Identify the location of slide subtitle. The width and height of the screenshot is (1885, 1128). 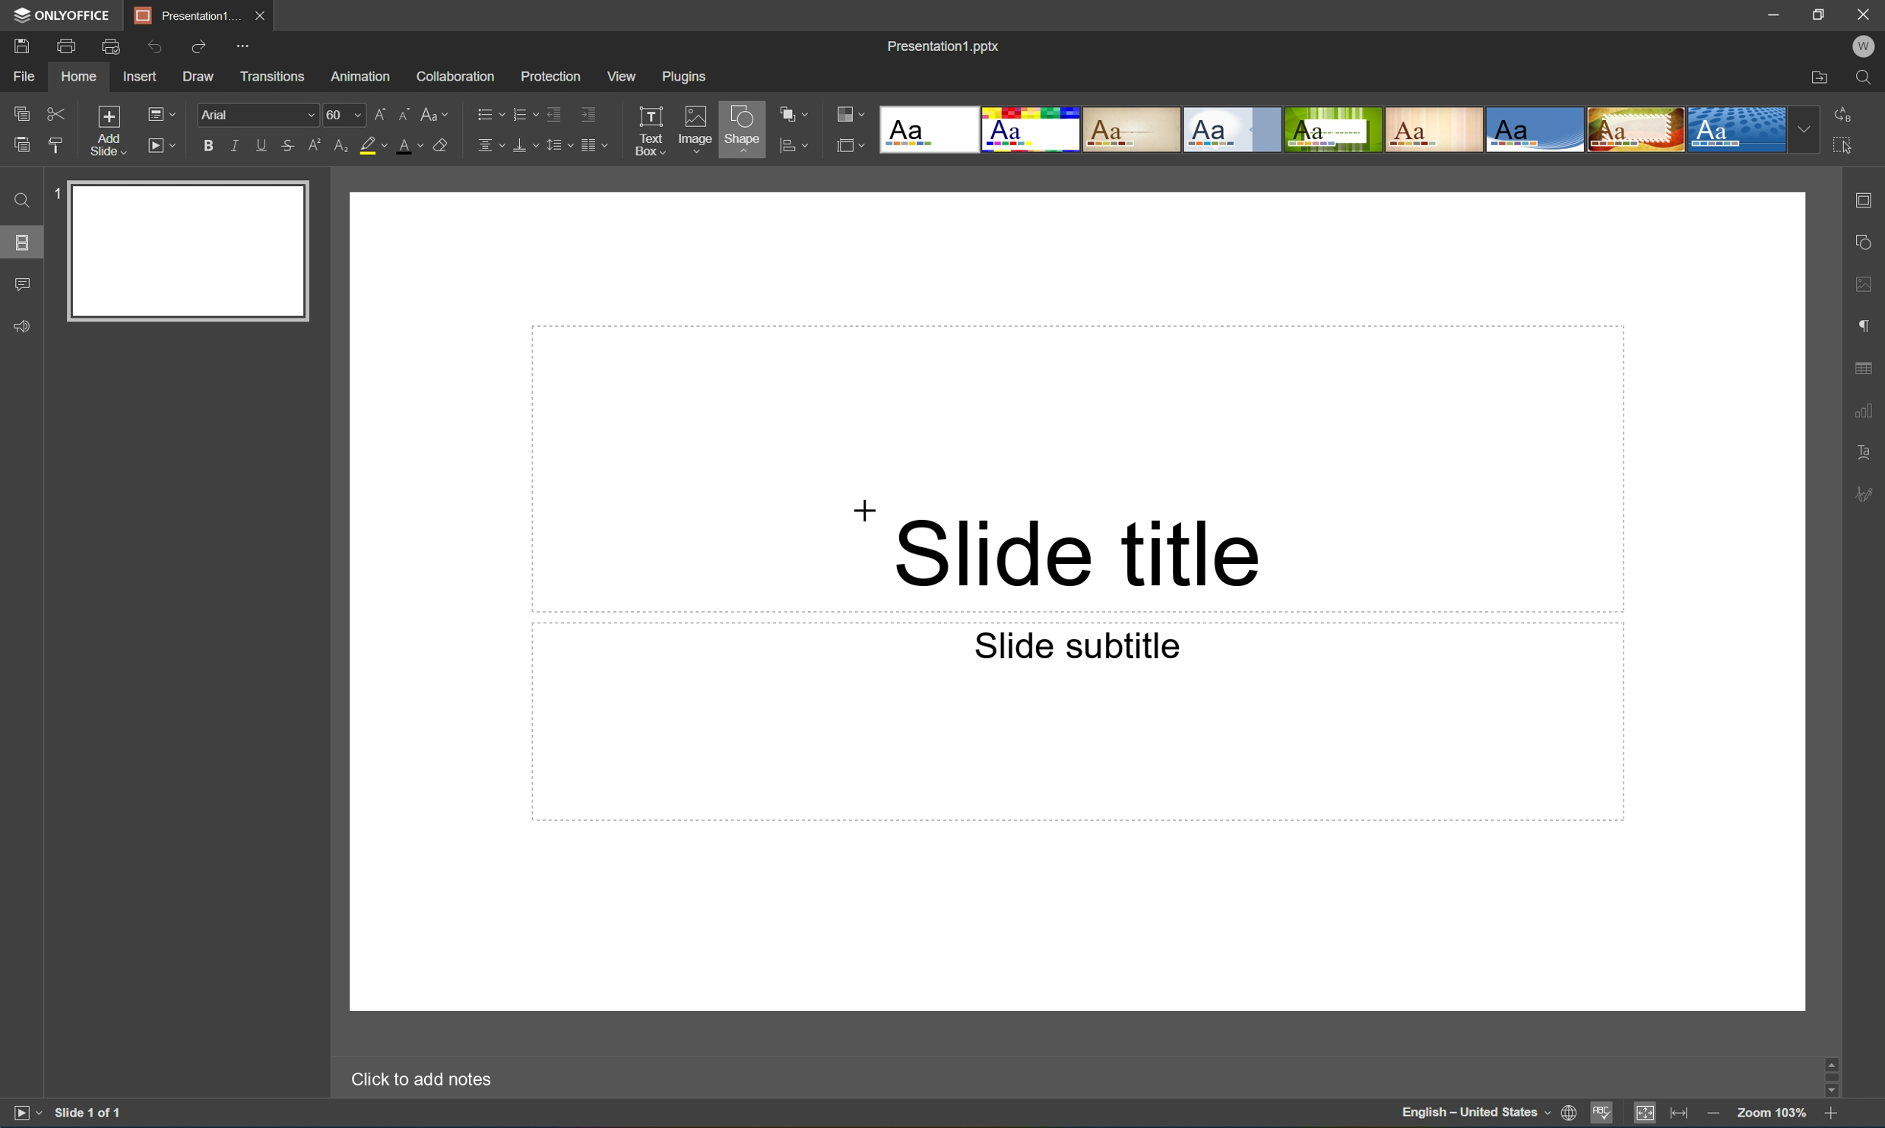
(1069, 645).